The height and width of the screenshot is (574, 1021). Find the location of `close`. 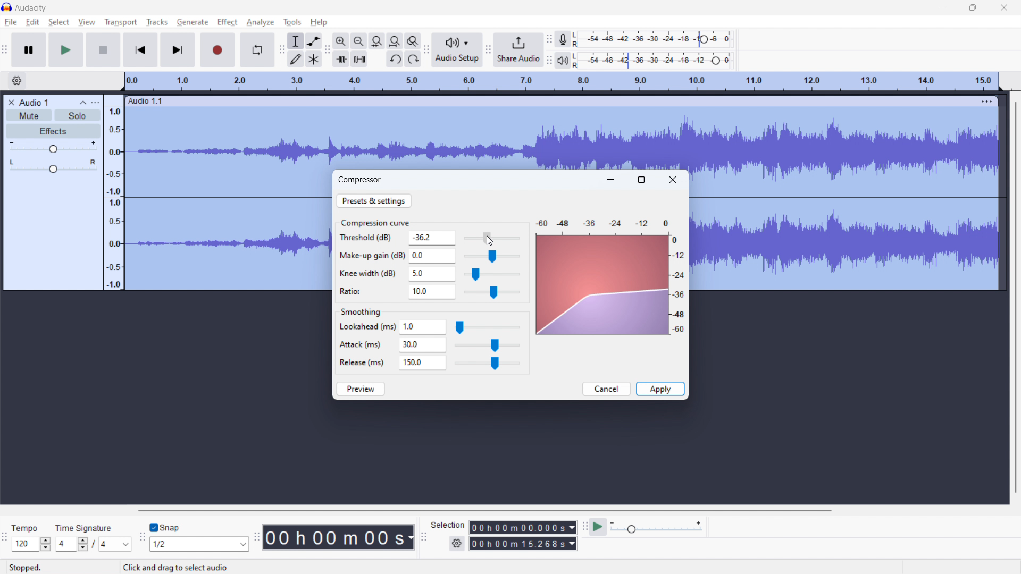

close is located at coordinates (673, 180).